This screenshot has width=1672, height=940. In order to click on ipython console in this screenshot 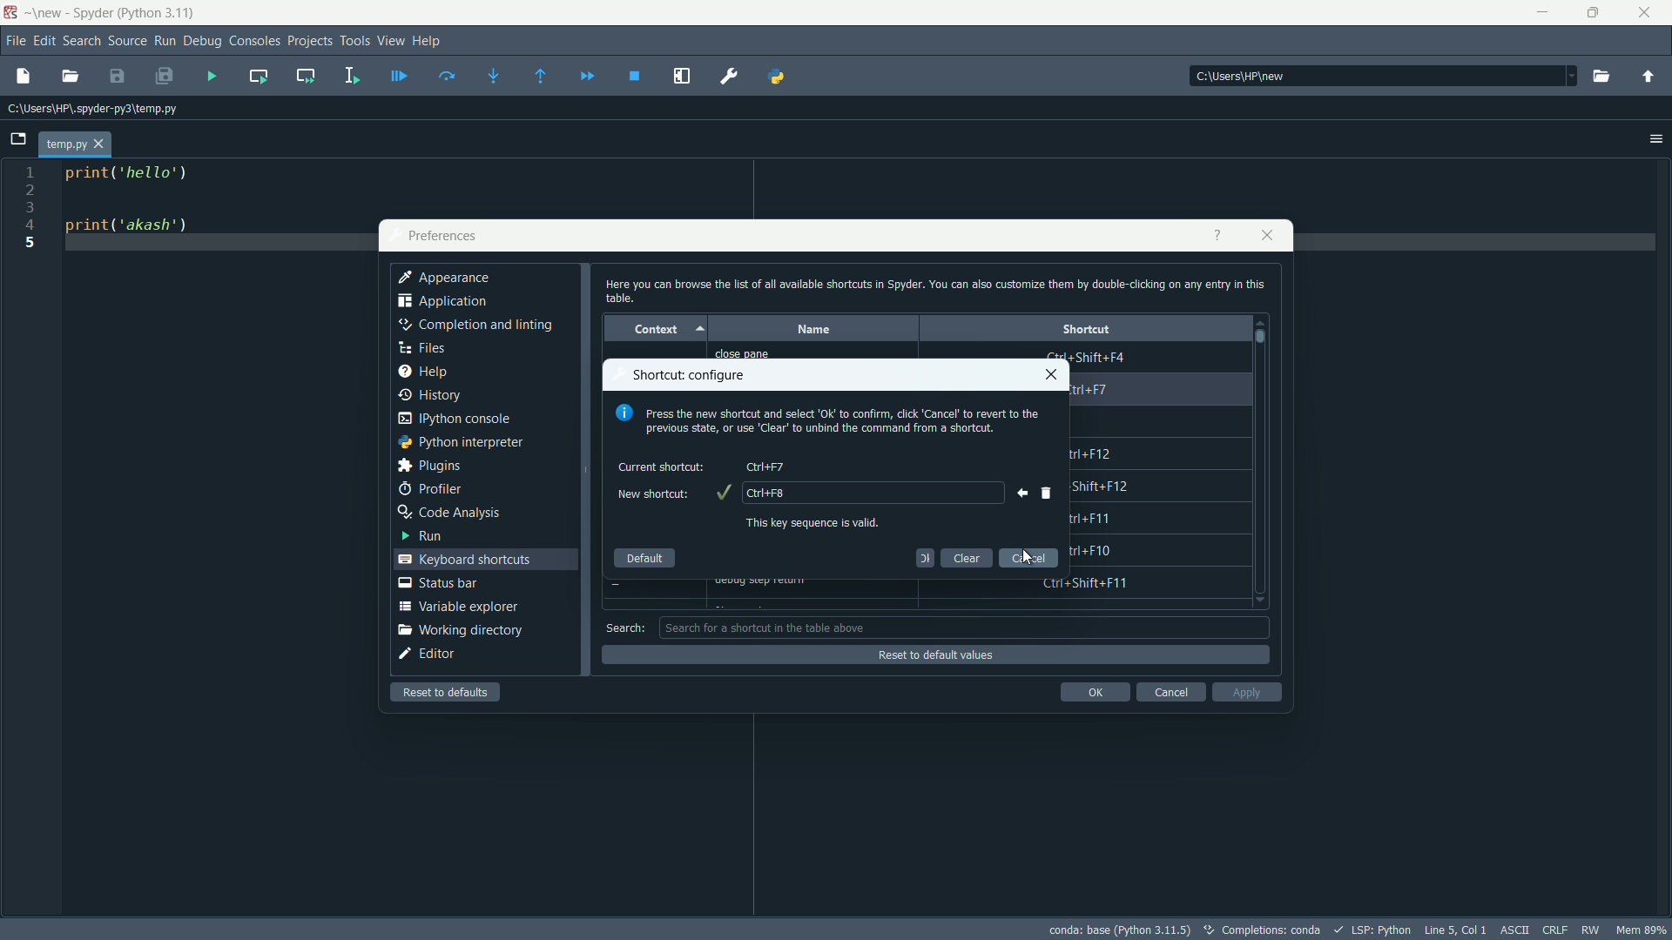, I will do `click(454, 420)`.